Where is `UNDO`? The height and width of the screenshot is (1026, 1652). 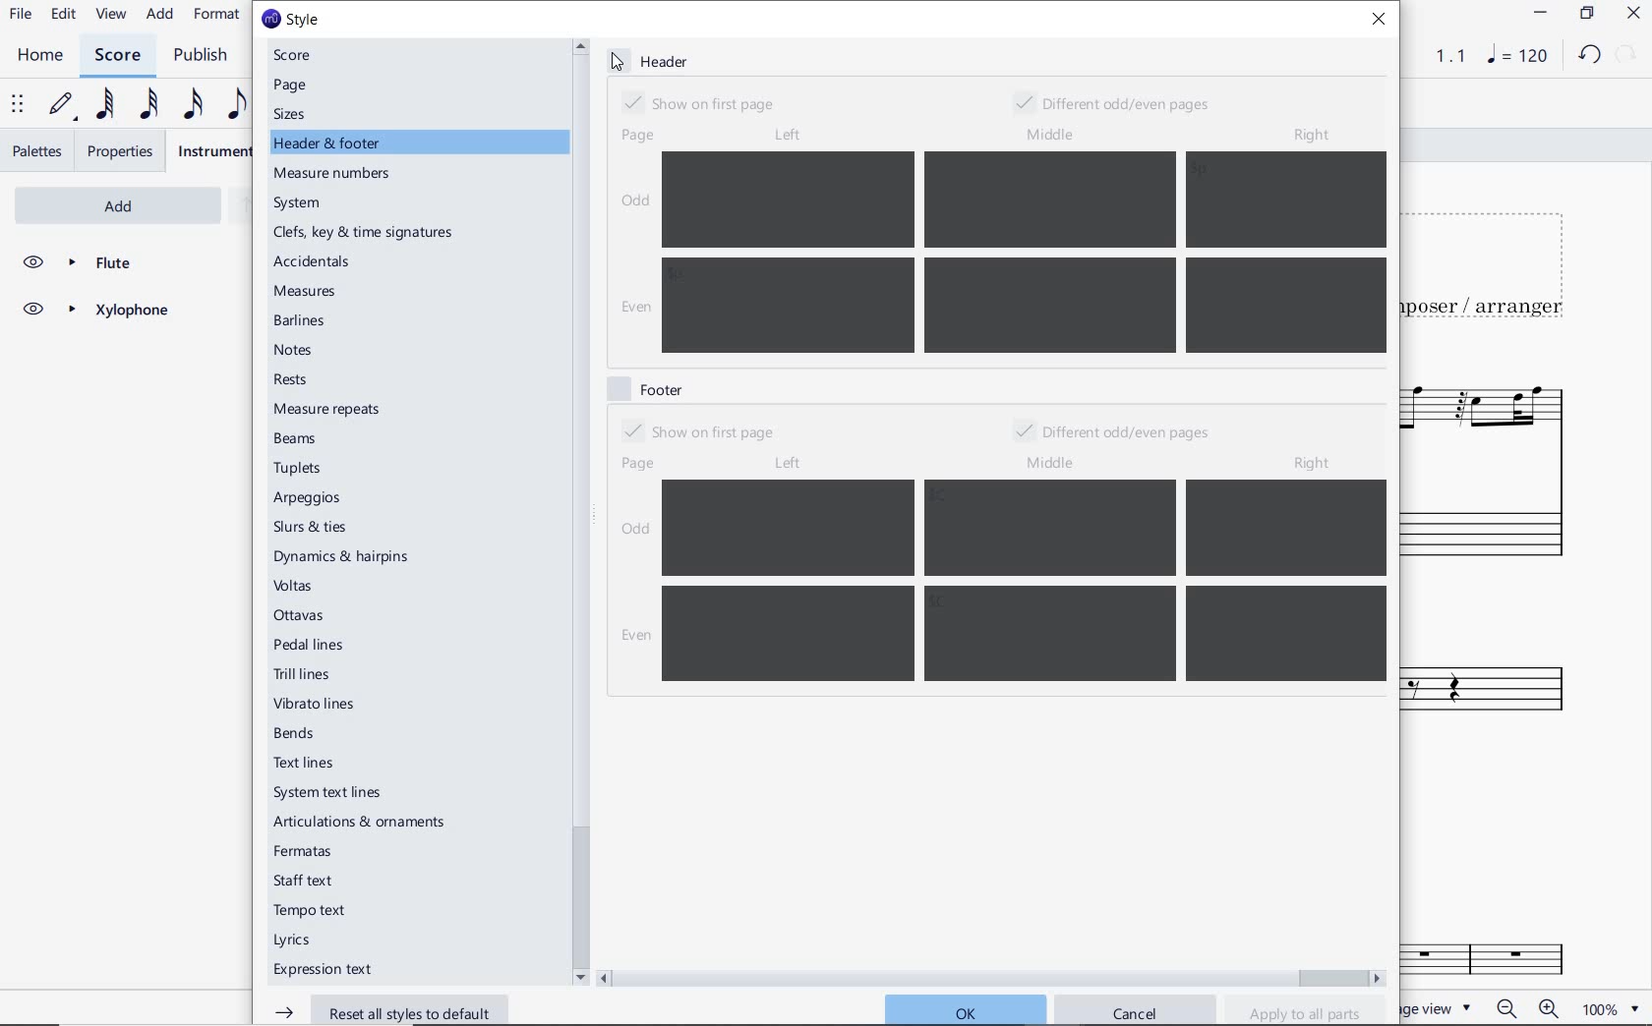 UNDO is located at coordinates (1588, 56).